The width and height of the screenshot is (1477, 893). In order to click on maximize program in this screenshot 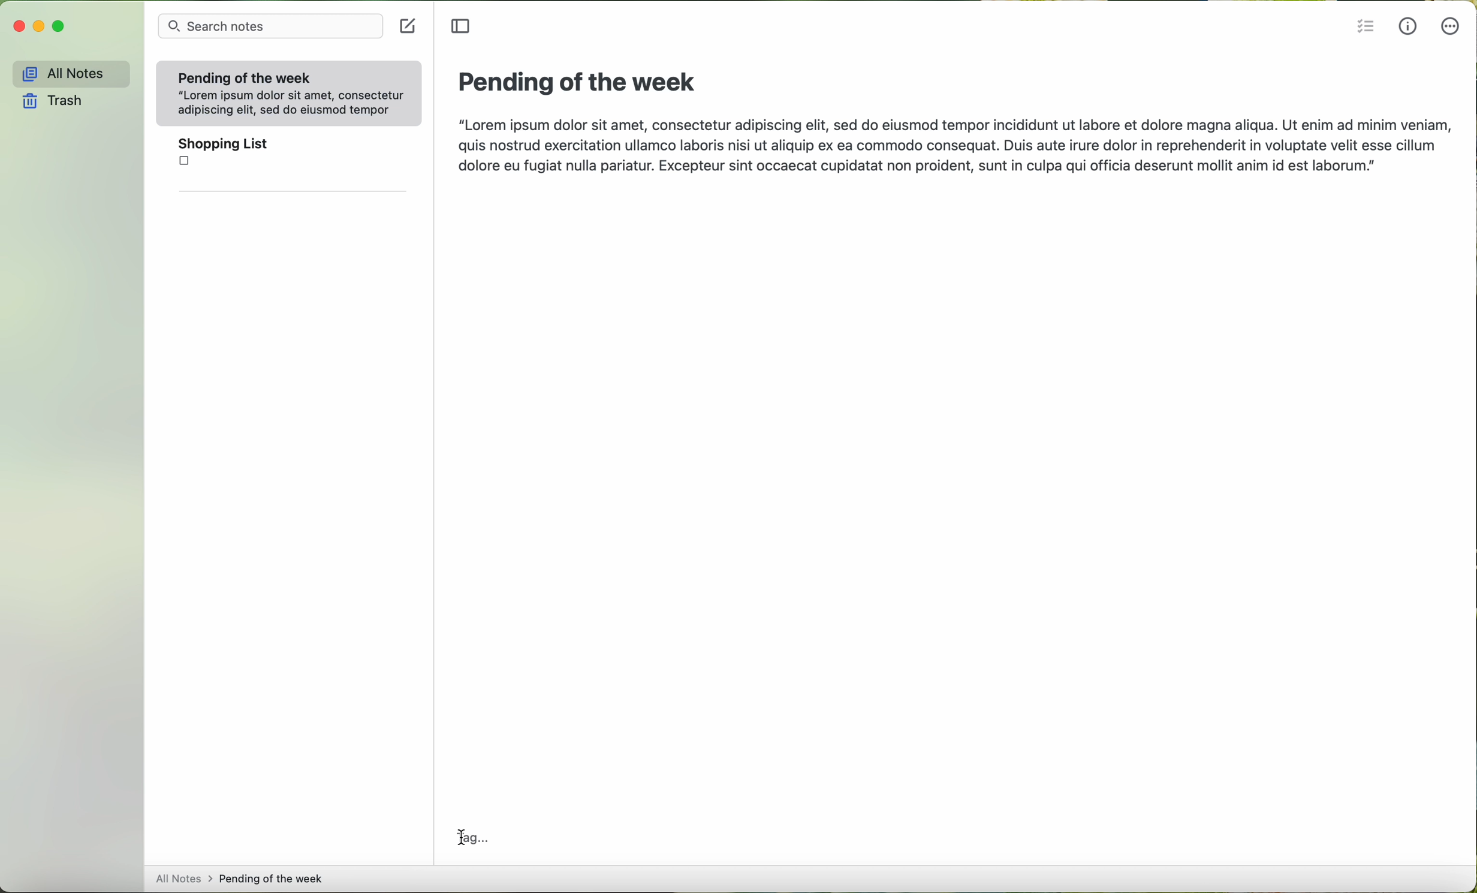, I will do `click(58, 26)`.